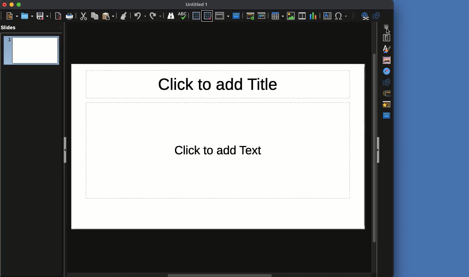  Describe the element at coordinates (196, 16) in the screenshot. I see `Display grid` at that location.